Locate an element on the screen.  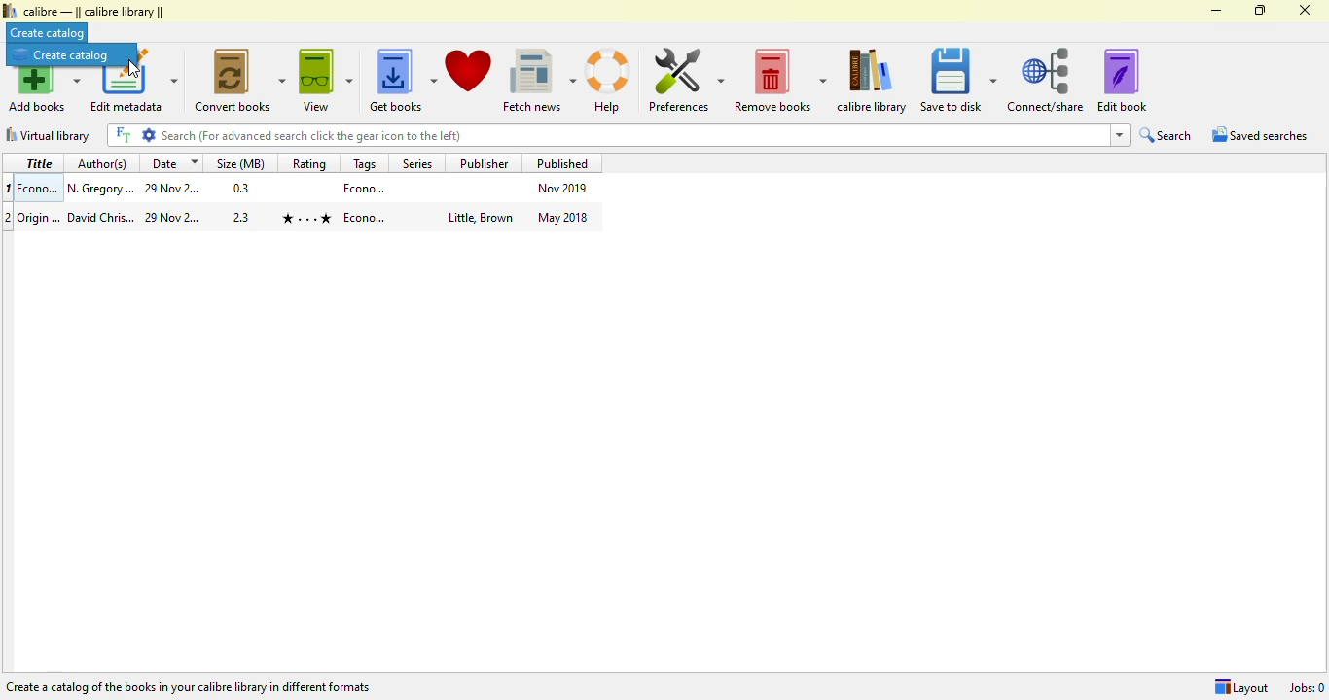
size(MB) is located at coordinates (241, 164).